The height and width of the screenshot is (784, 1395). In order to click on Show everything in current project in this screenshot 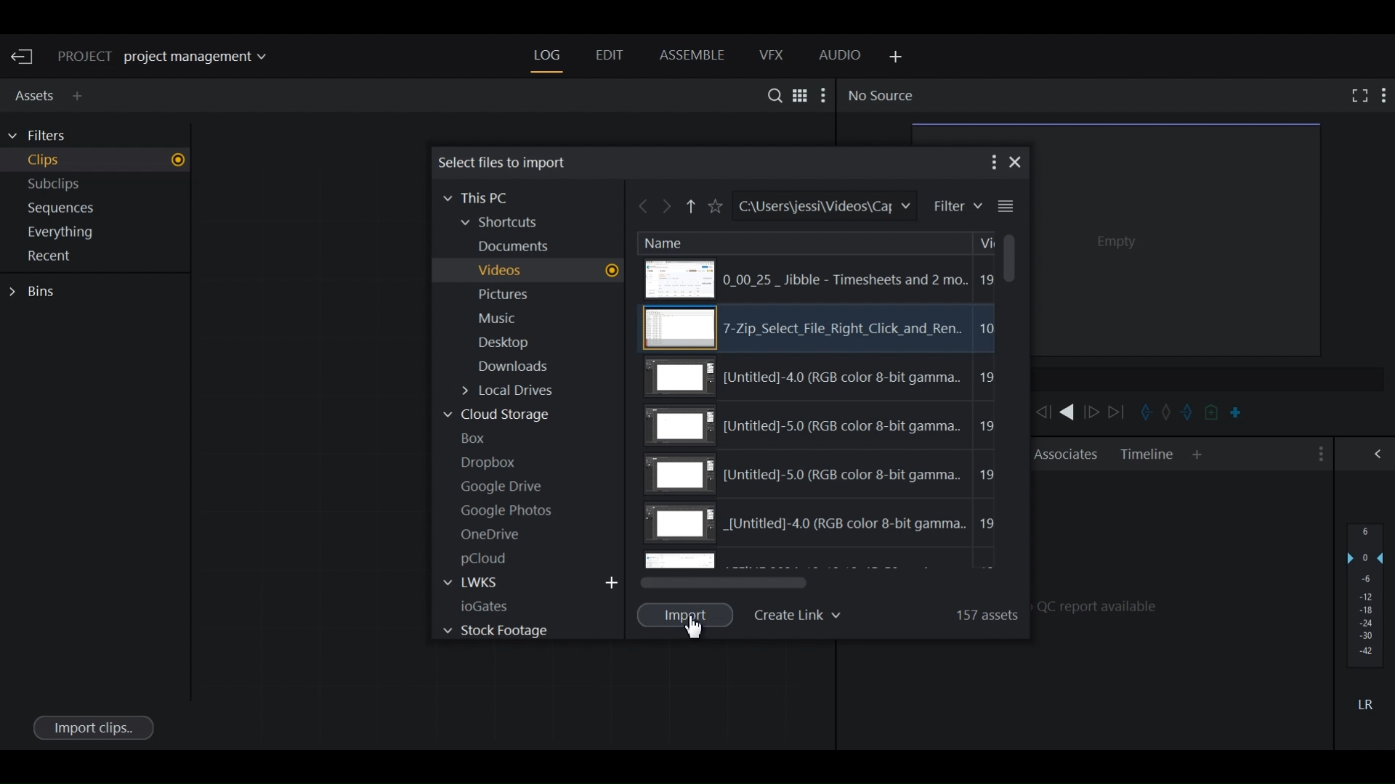, I will do `click(99, 234)`.